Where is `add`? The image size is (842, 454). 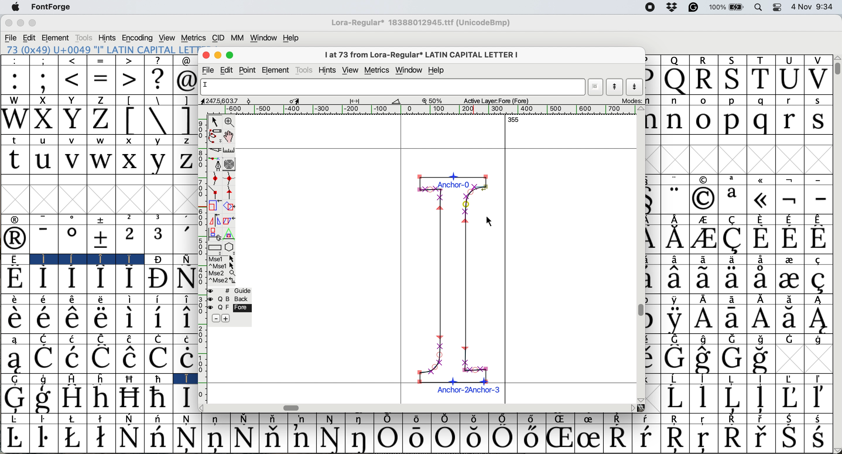
add is located at coordinates (227, 318).